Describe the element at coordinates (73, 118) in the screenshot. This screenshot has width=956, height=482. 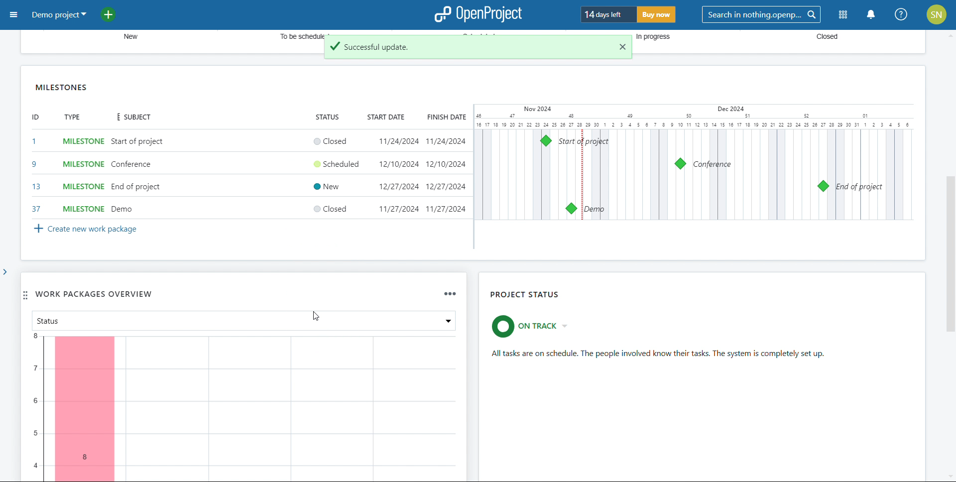
I see `type` at that location.